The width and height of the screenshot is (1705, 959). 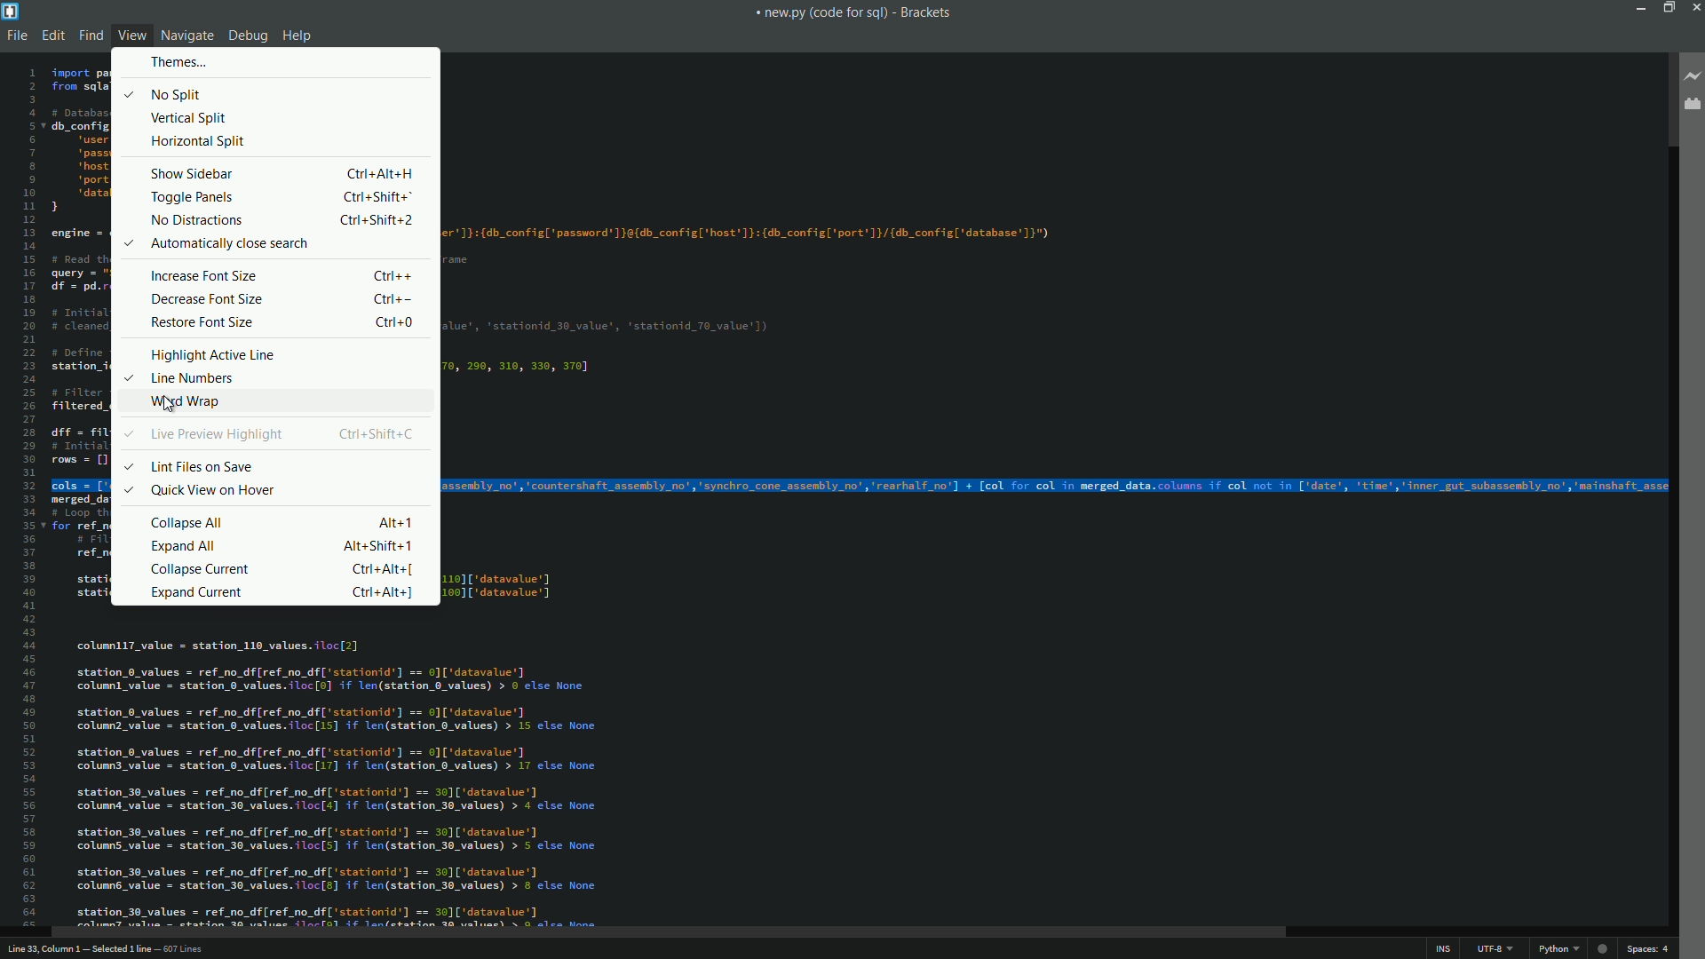 I want to click on lines of code, so click(x=801, y=770).